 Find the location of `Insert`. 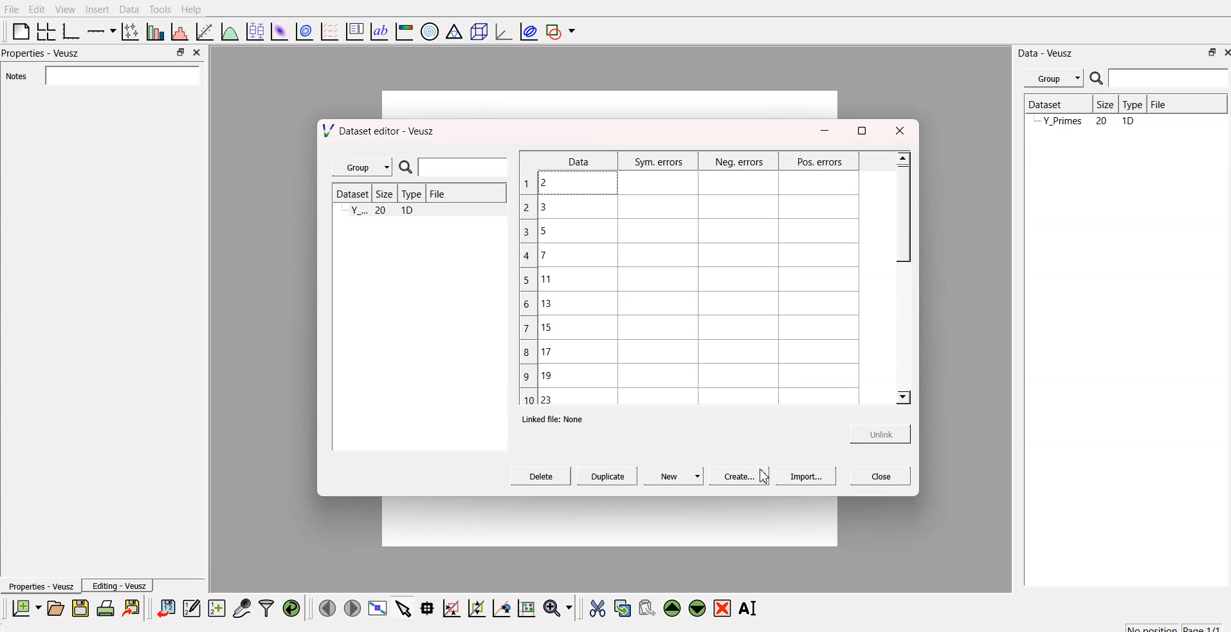

Insert is located at coordinates (97, 9).